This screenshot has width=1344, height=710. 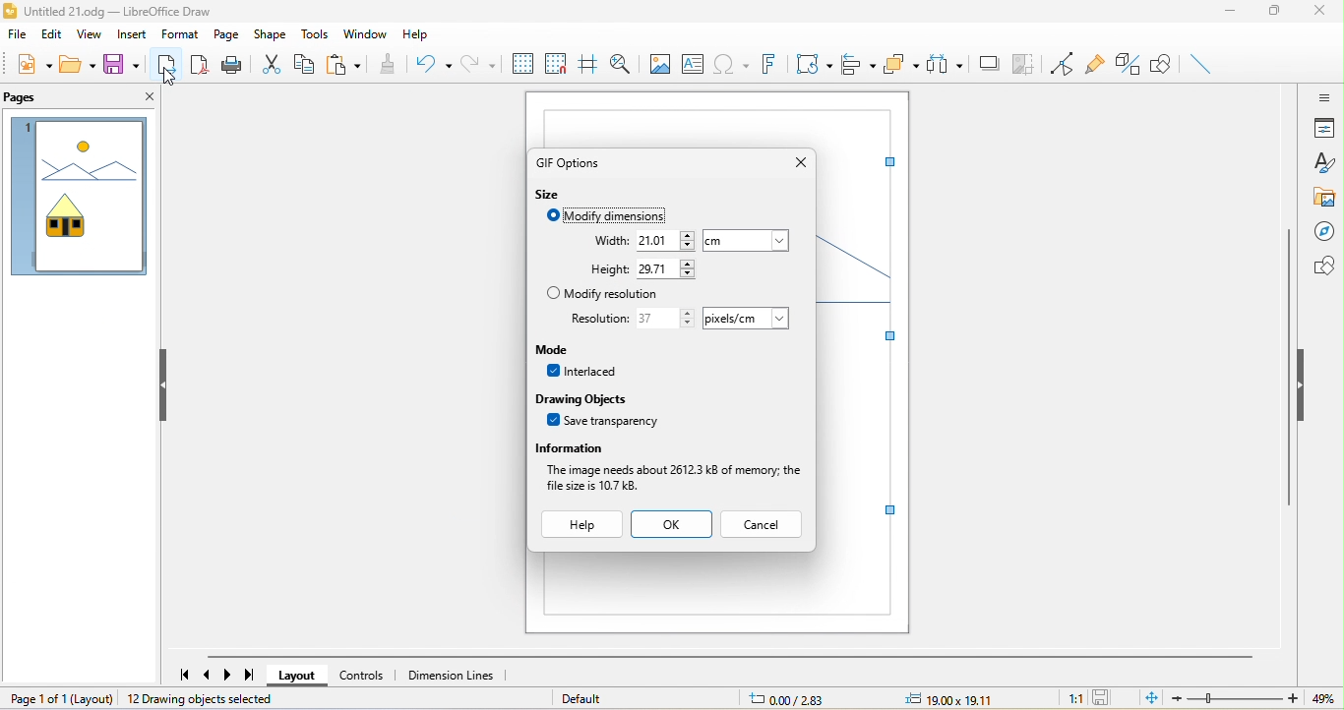 I want to click on paste, so click(x=344, y=63).